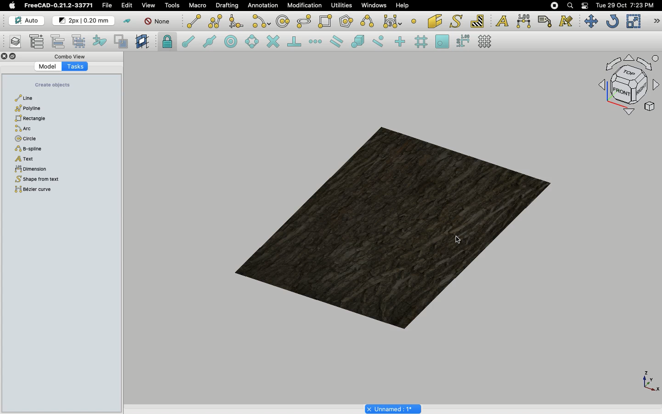 This screenshot has width=662, height=414. What do you see at coordinates (100, 42) in the screenshot?
I see `Add to construction group` at bounding box center [100, 42].